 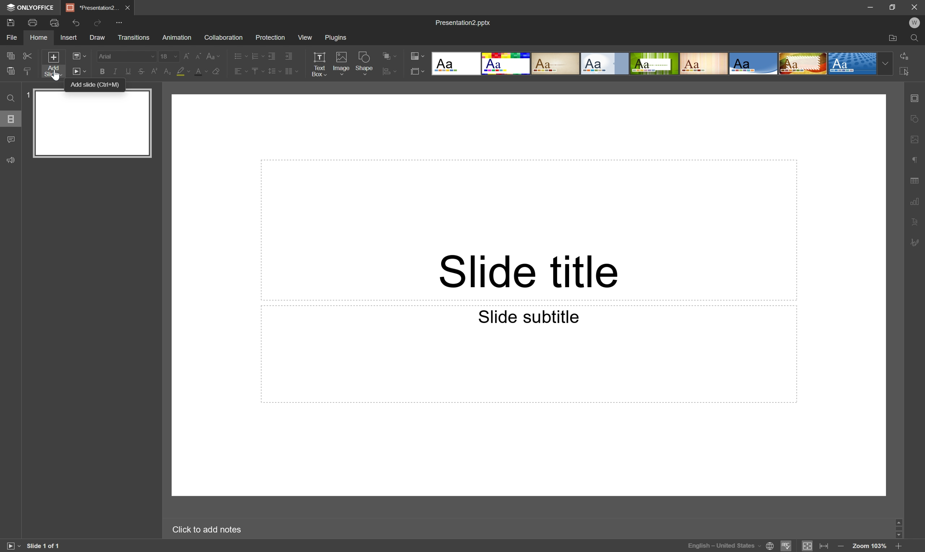 I want to click on Close, so click(x=913, y=6).